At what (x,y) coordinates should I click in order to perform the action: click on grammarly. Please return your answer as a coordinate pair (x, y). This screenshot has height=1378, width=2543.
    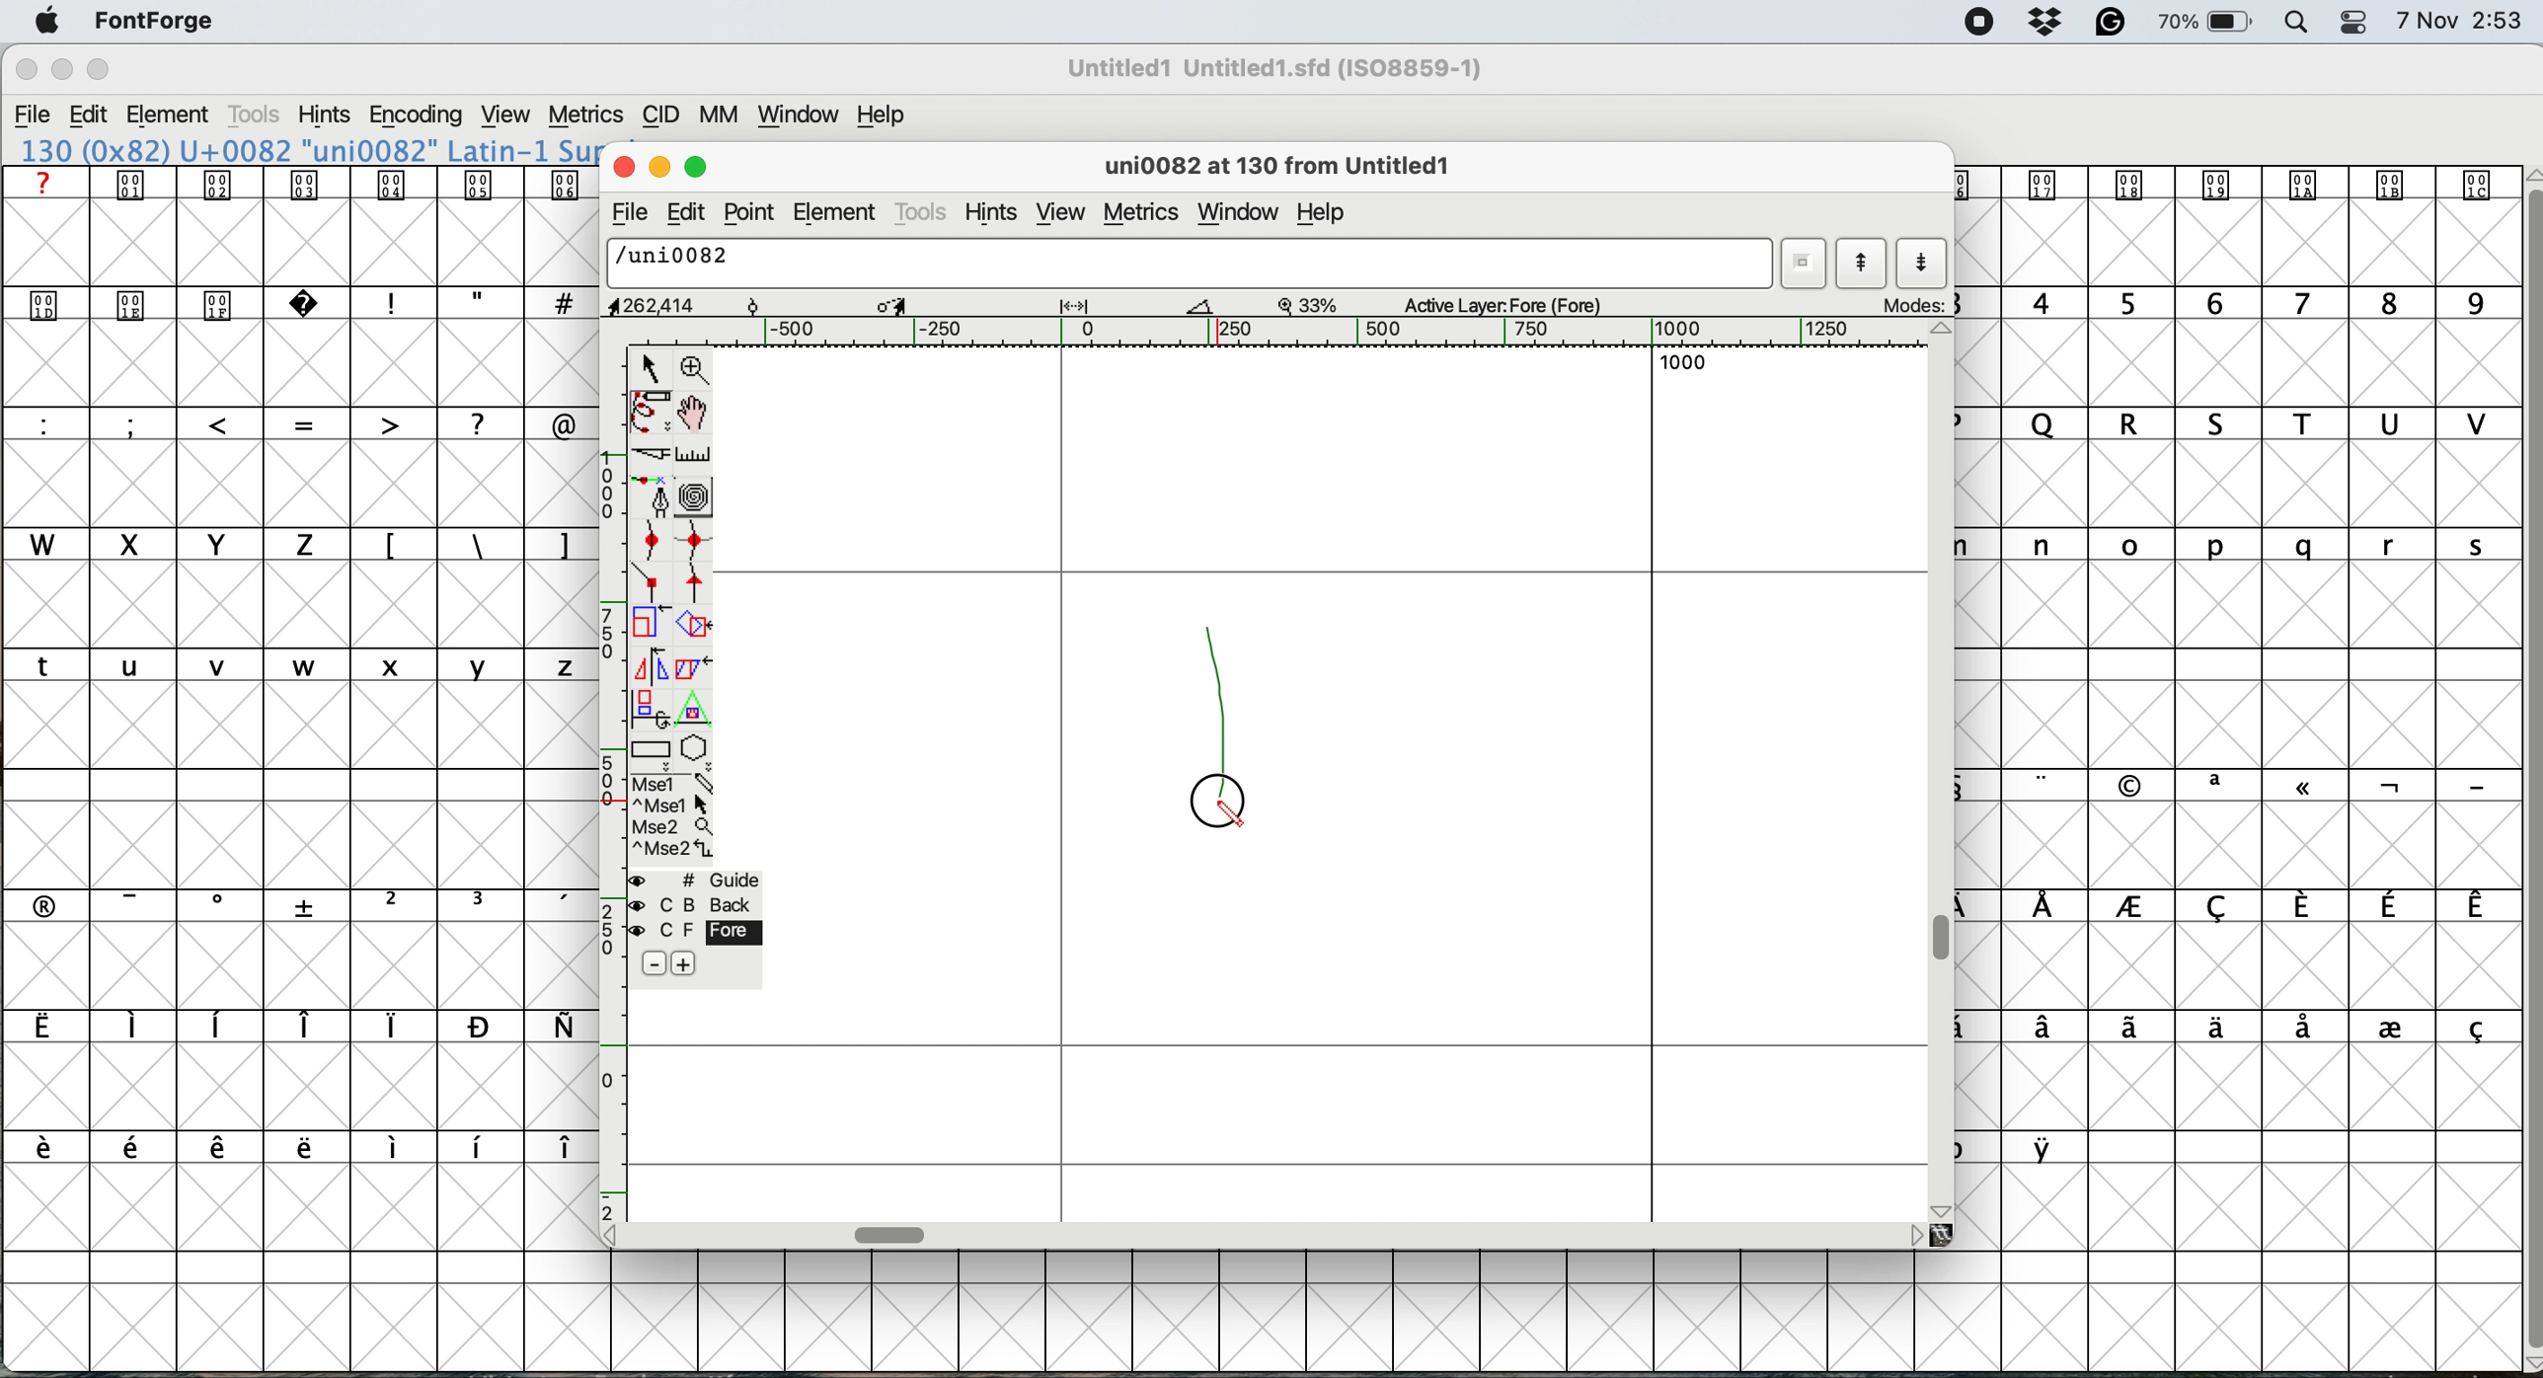
    Looking at the image, I should click on (2111, 22).